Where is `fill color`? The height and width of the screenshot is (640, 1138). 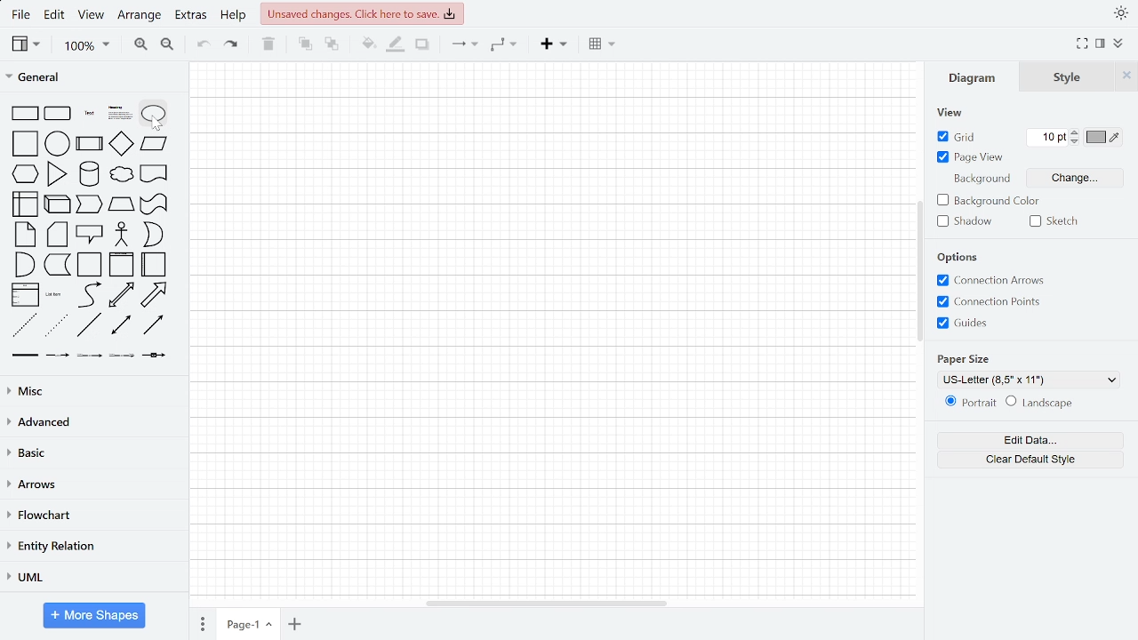 fill color is located at coordinates (368, 46).